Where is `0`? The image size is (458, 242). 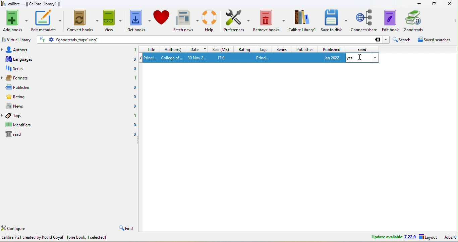 0 is located at coordinates (133, 69).